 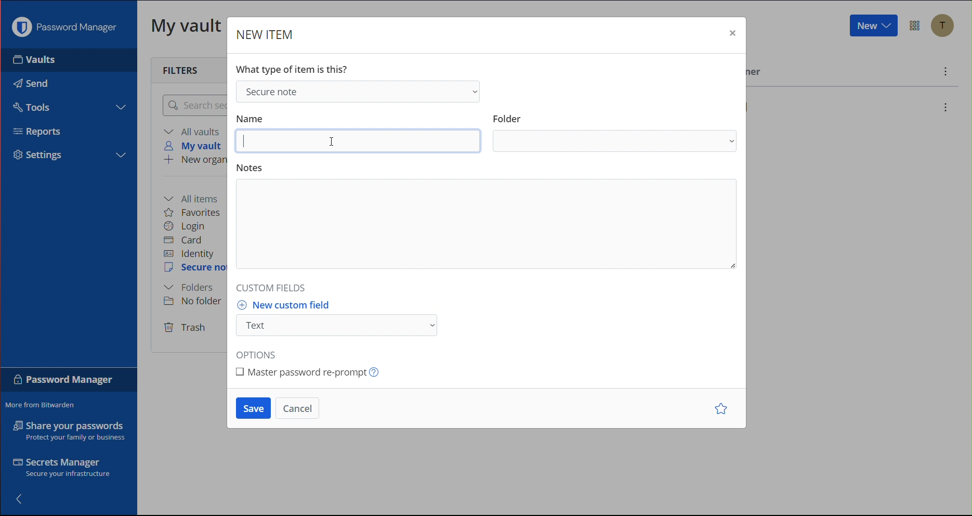 I want to click on Folders, so click(x=189, y=288).